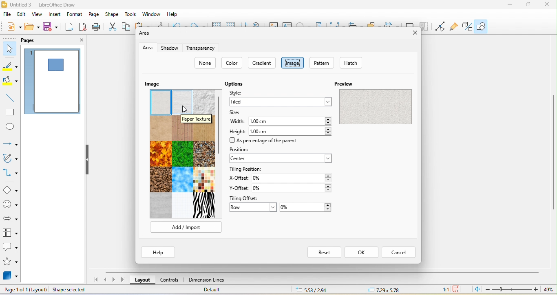  I want to click on fontwork text, so click(320, 24).